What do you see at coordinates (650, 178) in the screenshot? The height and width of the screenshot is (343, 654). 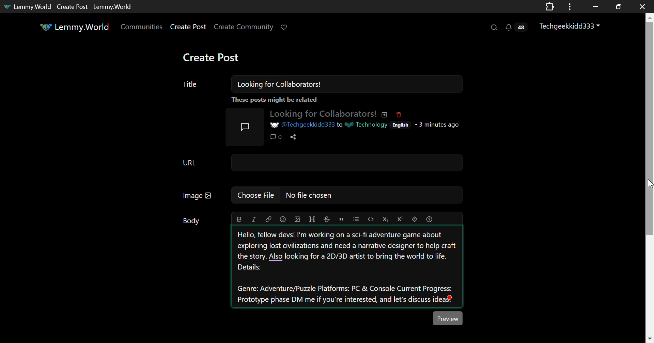 I see `Vertical Scroll Bar` at bounding box center [650, 178].